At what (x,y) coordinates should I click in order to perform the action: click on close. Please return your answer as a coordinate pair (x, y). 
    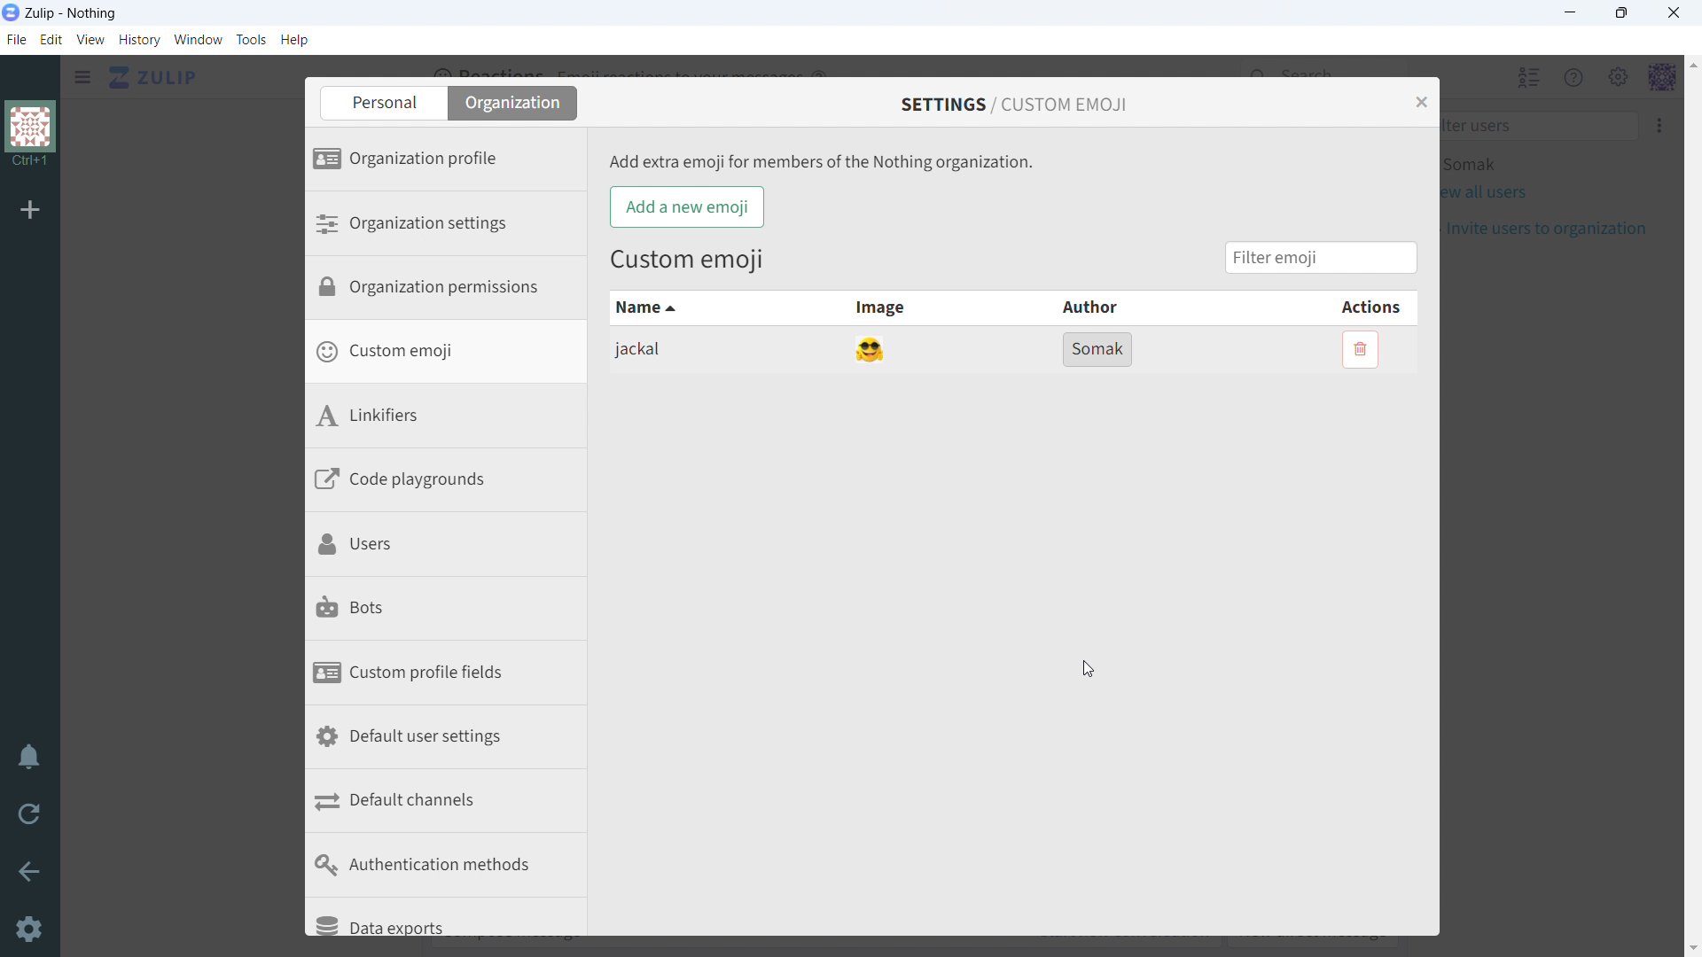
    Looking at the image, I should click on (1673, 13).